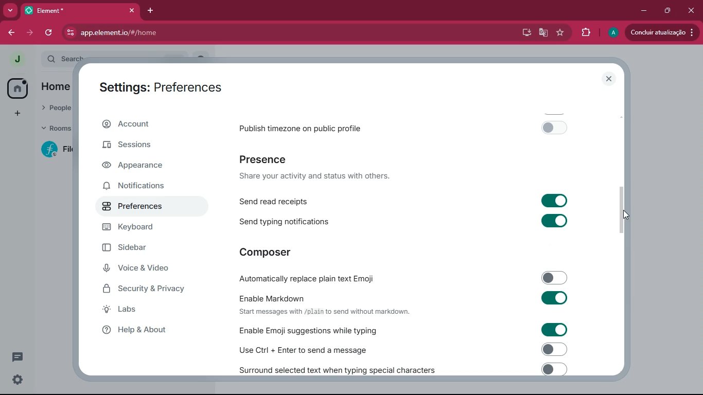 The height and width of the screenshot is (395, 703). I want to click on desktop, so click(523, 33).